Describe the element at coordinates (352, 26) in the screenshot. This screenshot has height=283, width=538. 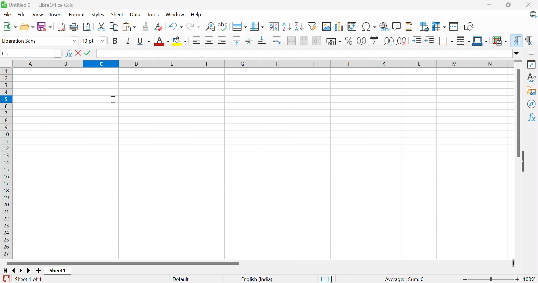
I see `Insert or edit pivot table` at that location.